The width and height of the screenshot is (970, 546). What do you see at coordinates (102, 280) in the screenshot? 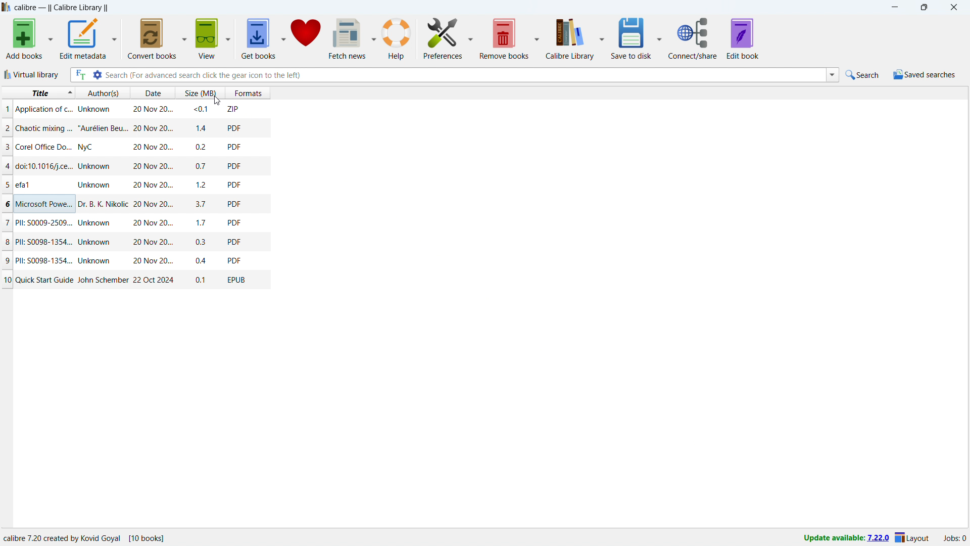
I see `author` at bounding box center [102, 280].